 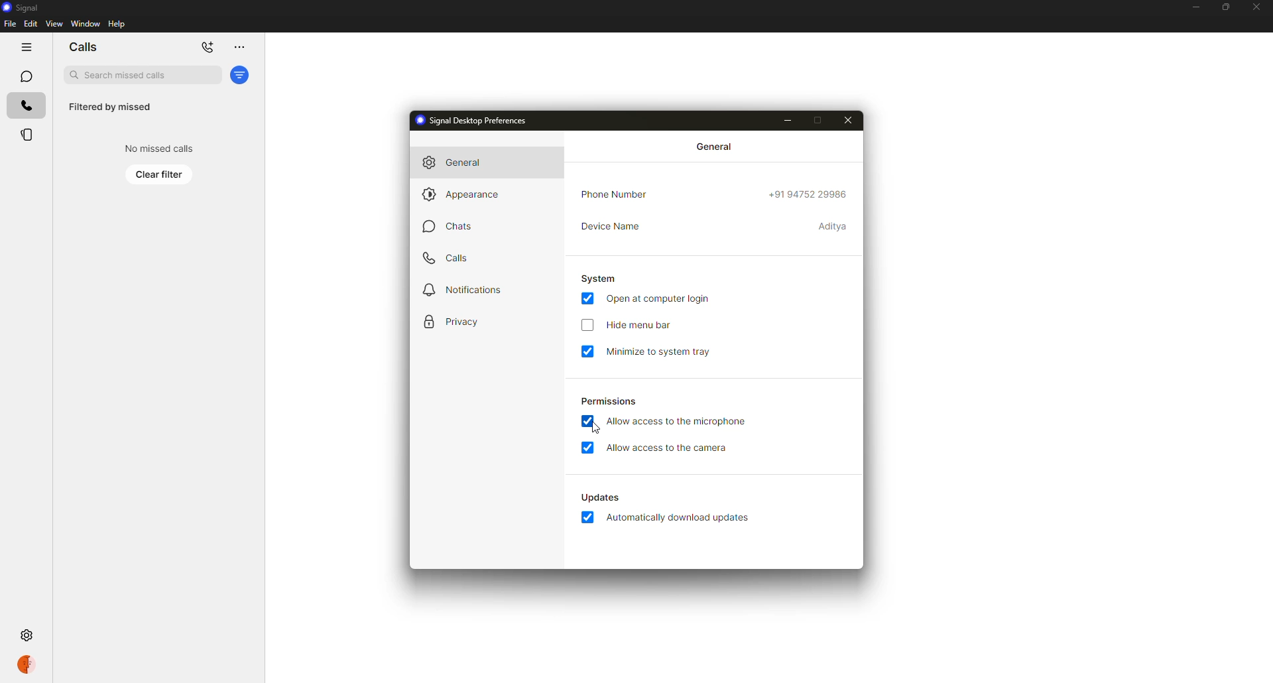 I want to click on filter, so click(x=240, y=75).